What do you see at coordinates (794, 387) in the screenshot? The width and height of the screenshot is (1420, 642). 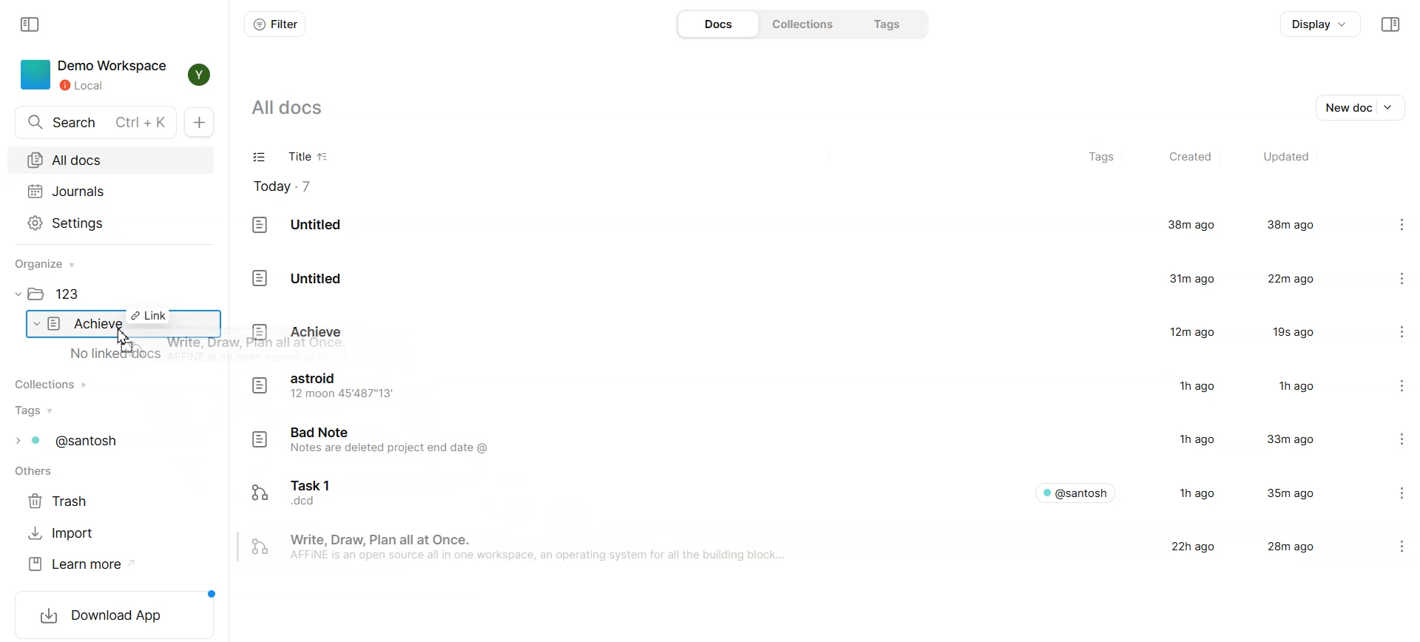 I see `Doc file` at bounding box center [794, 387].